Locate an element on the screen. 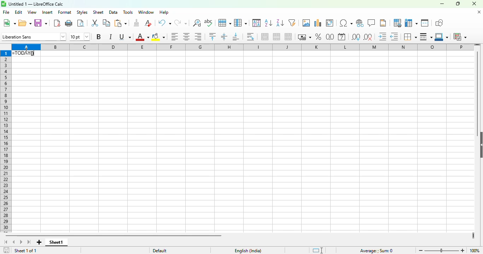 This screenshot has height=254, width=483. increase indent is located at coordinates (383, 37).